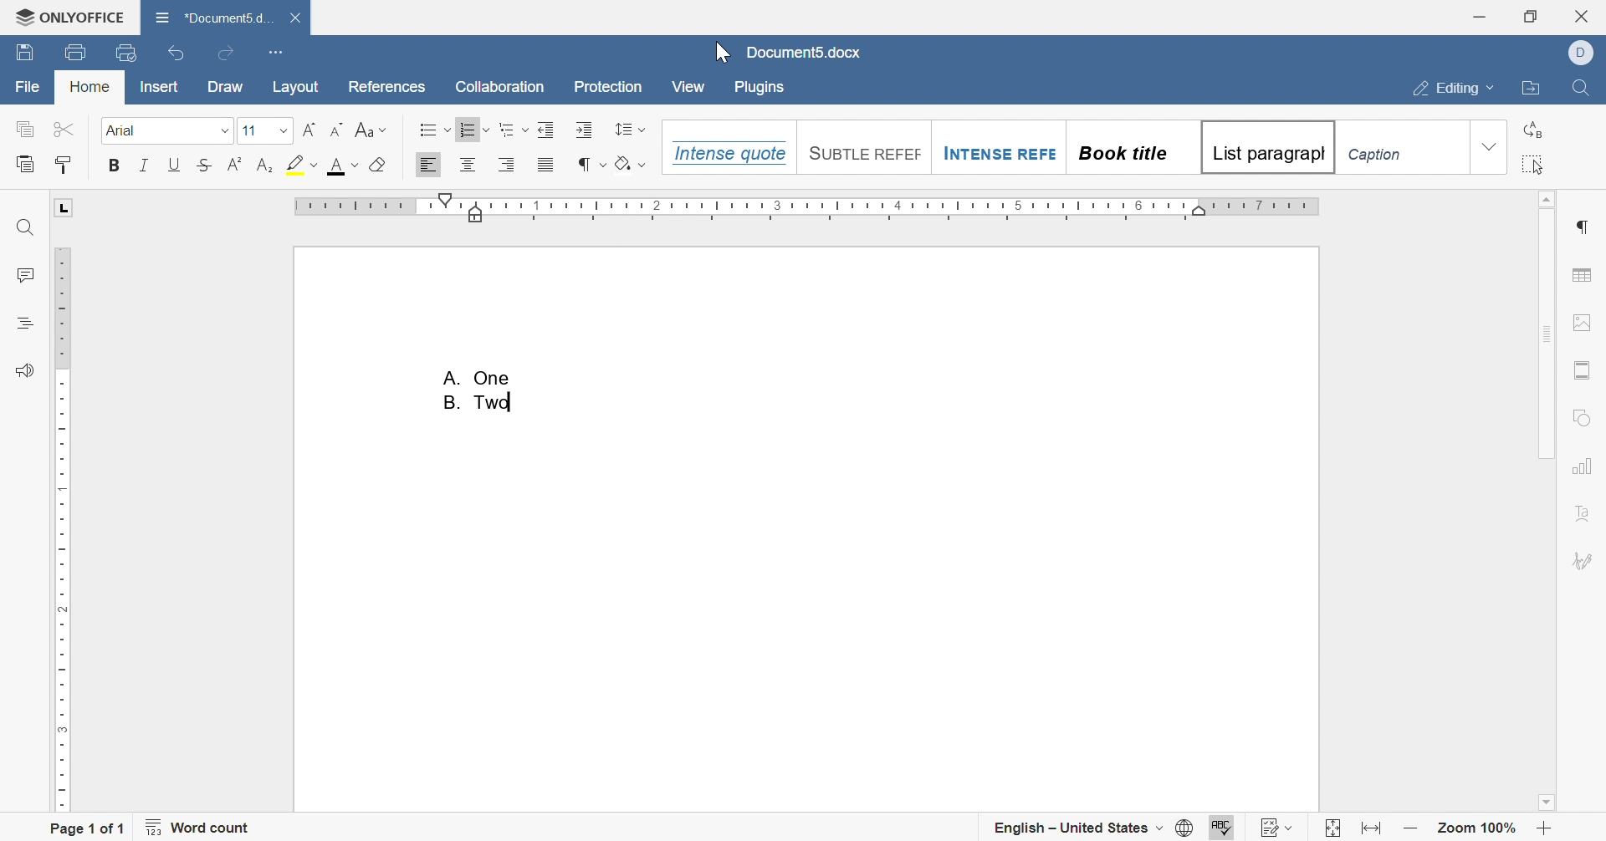  Describe the element at coordinates (632, 162) in the screenshot. I see `shading` at that location.